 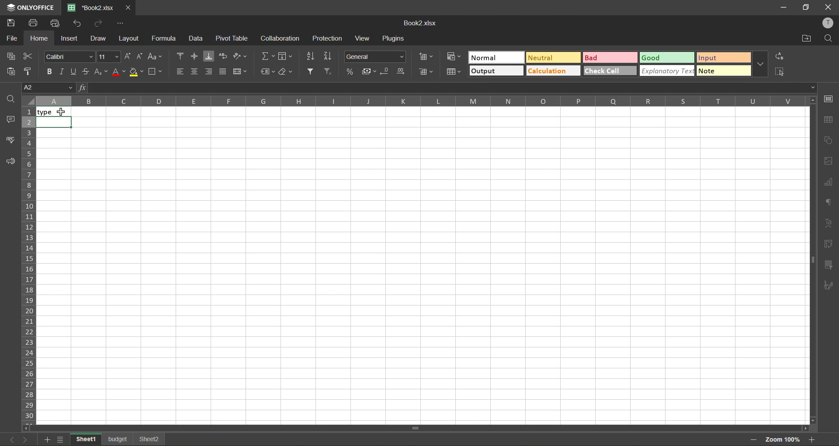 I want to click on fill color, so click(x=136, y=72).